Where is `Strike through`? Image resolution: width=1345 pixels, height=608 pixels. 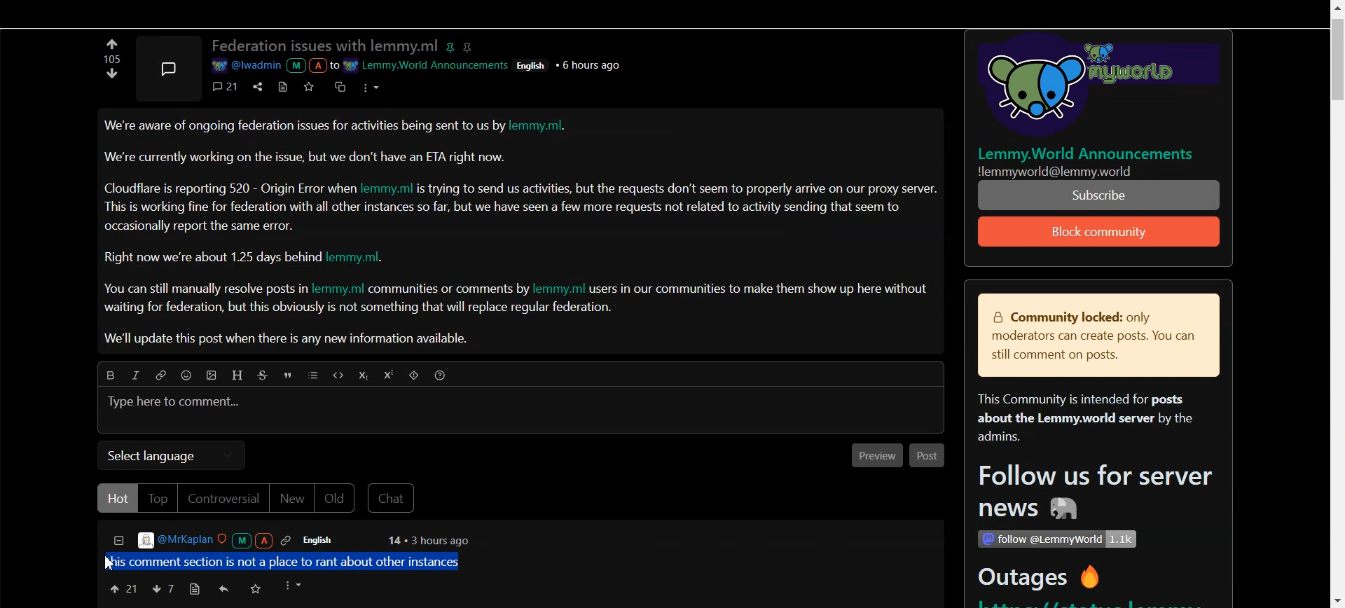
Strike through is located at coordinates (265, 375).